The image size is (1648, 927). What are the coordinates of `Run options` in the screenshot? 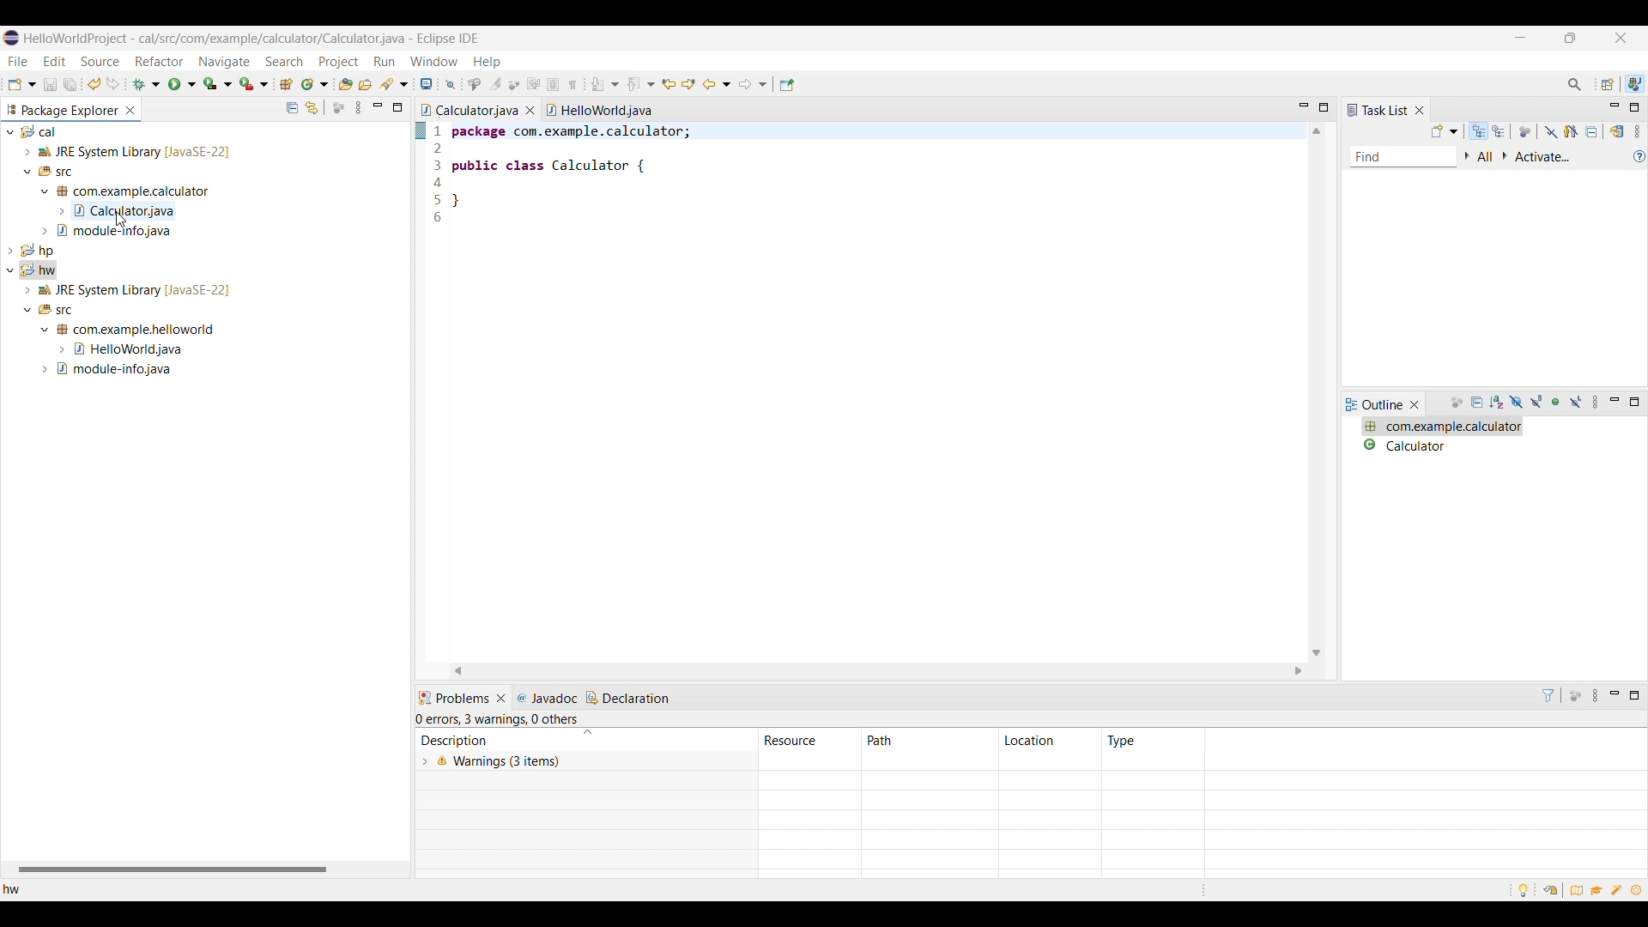 It's located at (182, 84).